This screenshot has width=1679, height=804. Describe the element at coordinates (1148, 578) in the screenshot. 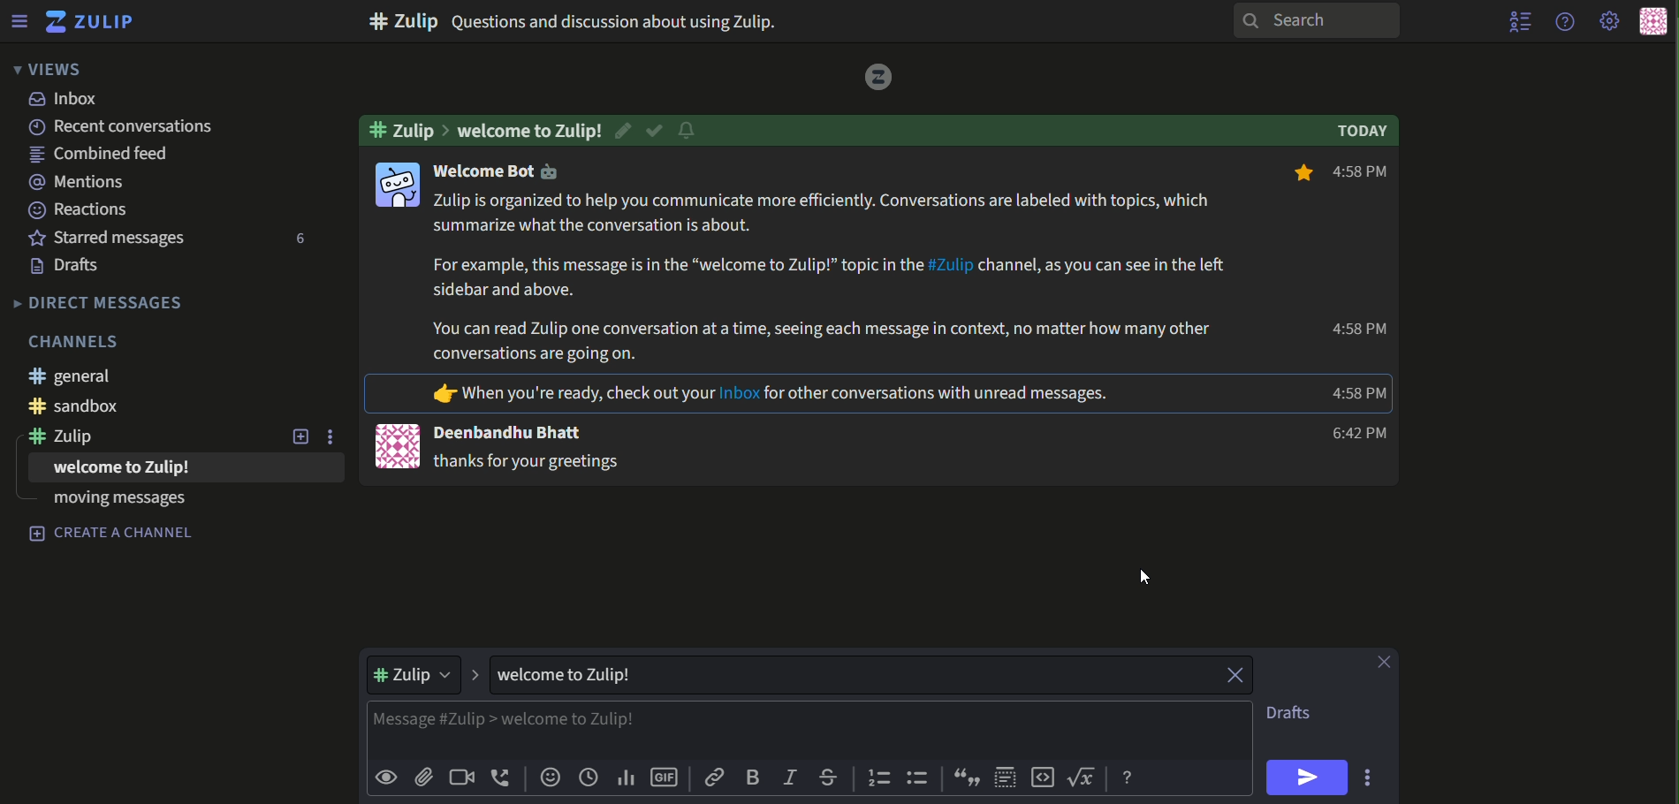

I see `cursor` at that location.